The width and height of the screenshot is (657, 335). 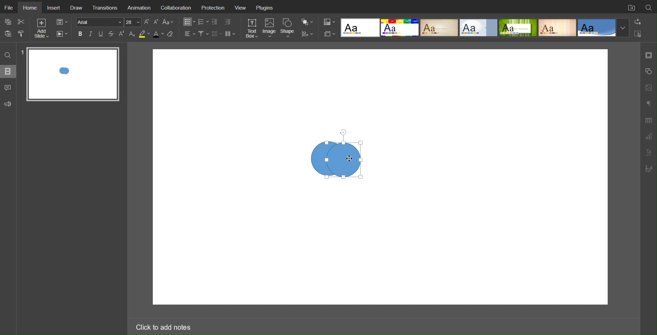 I want to click on Cursor, so click(x=349, y=159).